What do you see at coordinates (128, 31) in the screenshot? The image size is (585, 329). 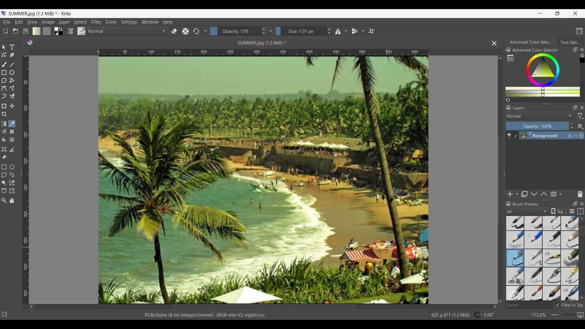 I see `Normal` at bounding box center [128, 31].